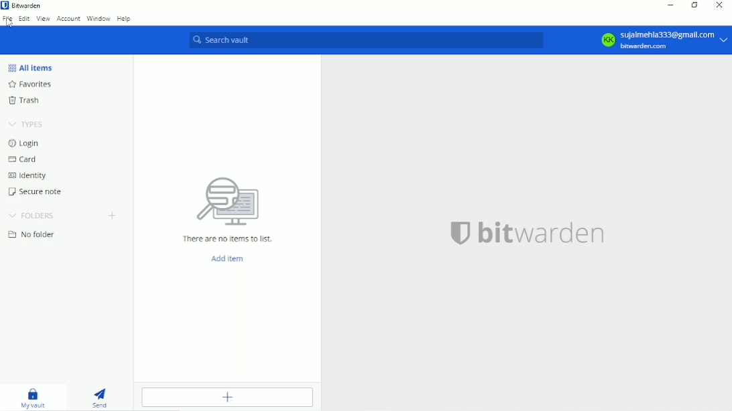 The image size is (732, 411). I want to click on View, so click(43, 20).